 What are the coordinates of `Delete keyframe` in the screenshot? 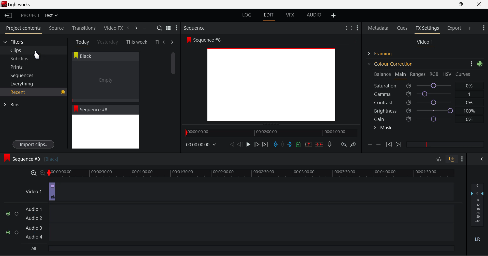 It's located at (378, 145).